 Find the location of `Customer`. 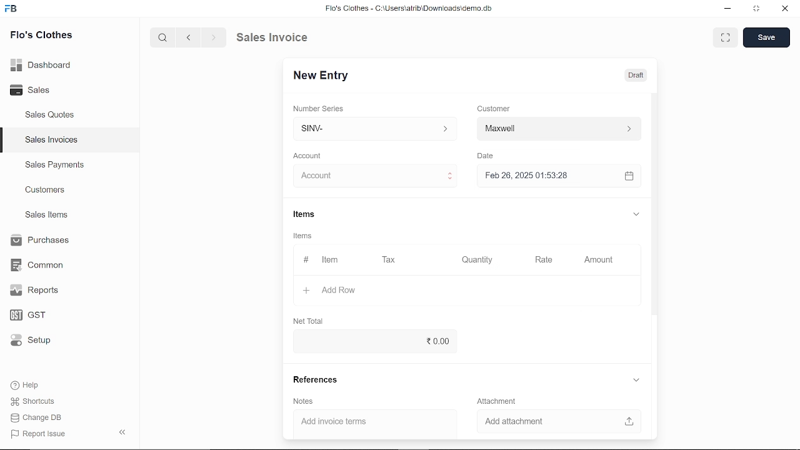

Customer is located at coordinates (495, 108).